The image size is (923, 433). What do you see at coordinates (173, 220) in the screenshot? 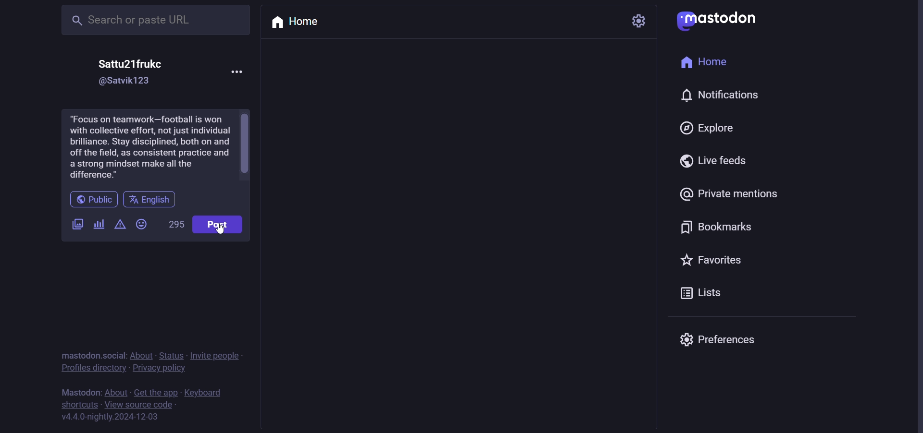
I see `word limit` at bounding box center [173, 220].